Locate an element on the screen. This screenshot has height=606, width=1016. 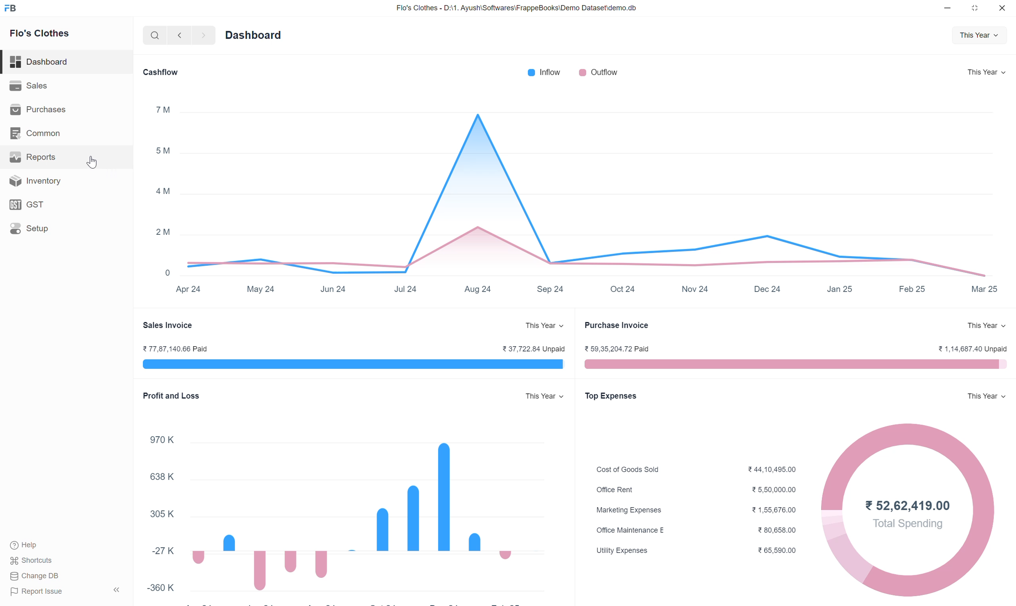
This Year  is located at coordinates (980, 33).